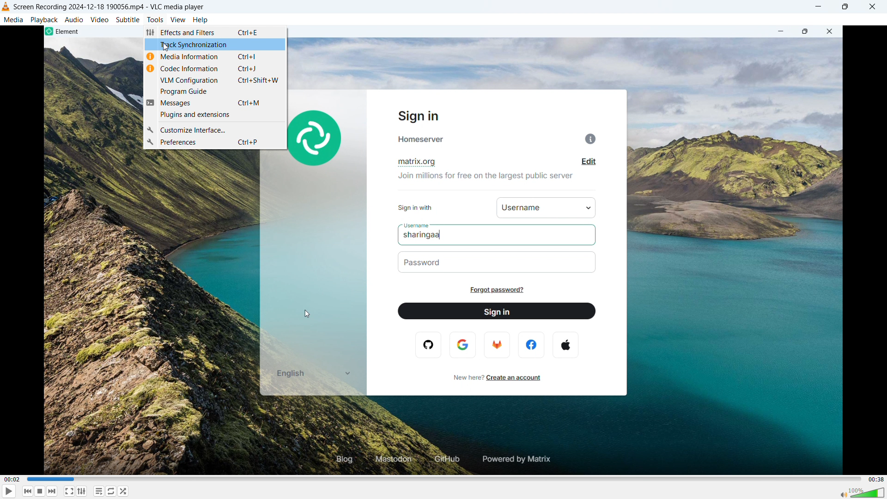 The image size is (887, 499). I want to click on edit, so click(589, 161).